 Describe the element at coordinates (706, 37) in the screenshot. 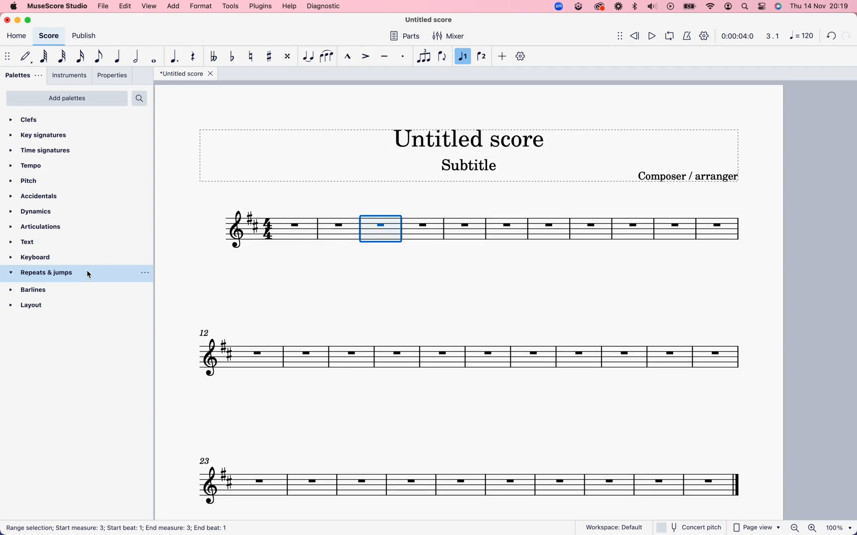

I see `settings` at that location.